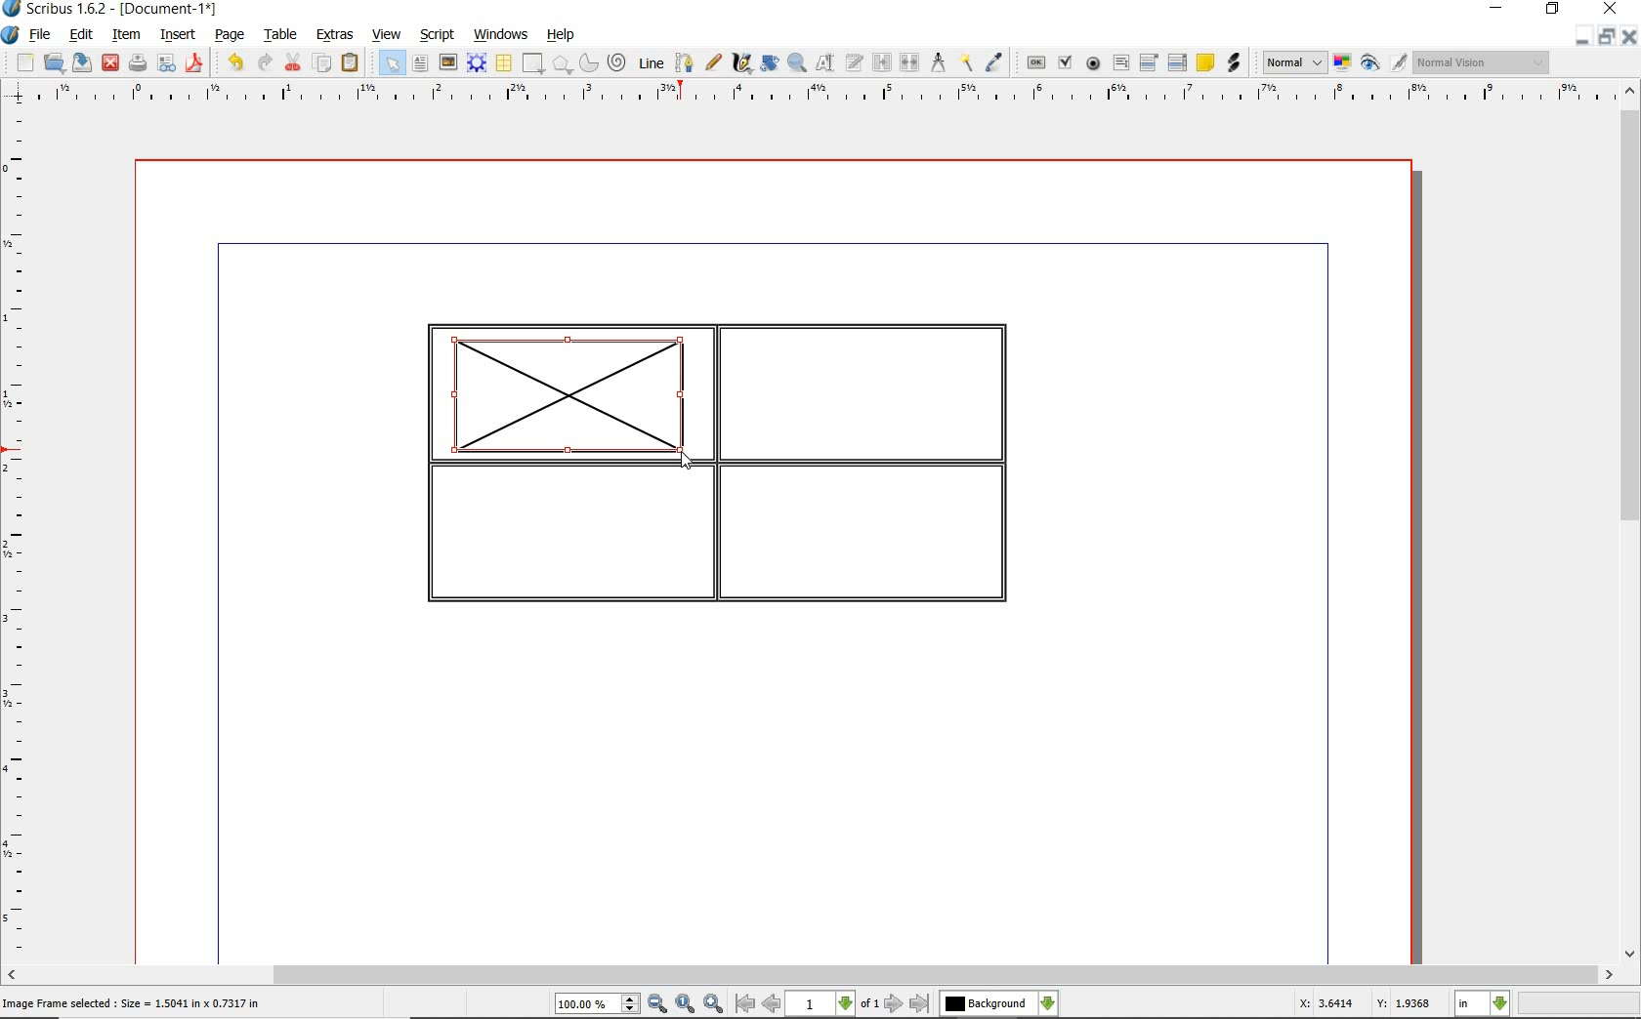 The image size is (1641, 1019). What do you see at coordinates (234, 62) in the screenshot?
I see `undo` at bounding box center [234, 62].